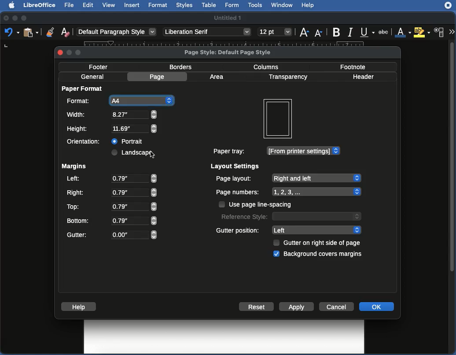 The width and height of the screenshot is (456, 355). What do you see at coordinates (310, 5) in the screenshot?
I see `Help` at bounding box center [310, 5].